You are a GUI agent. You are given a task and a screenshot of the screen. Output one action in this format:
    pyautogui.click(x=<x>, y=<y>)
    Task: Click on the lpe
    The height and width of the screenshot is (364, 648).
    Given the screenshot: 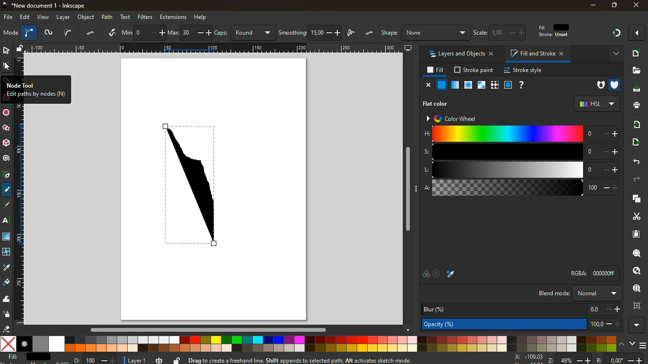 What is the action you would take?
    pyautogui.click(x=113, y=34)
    